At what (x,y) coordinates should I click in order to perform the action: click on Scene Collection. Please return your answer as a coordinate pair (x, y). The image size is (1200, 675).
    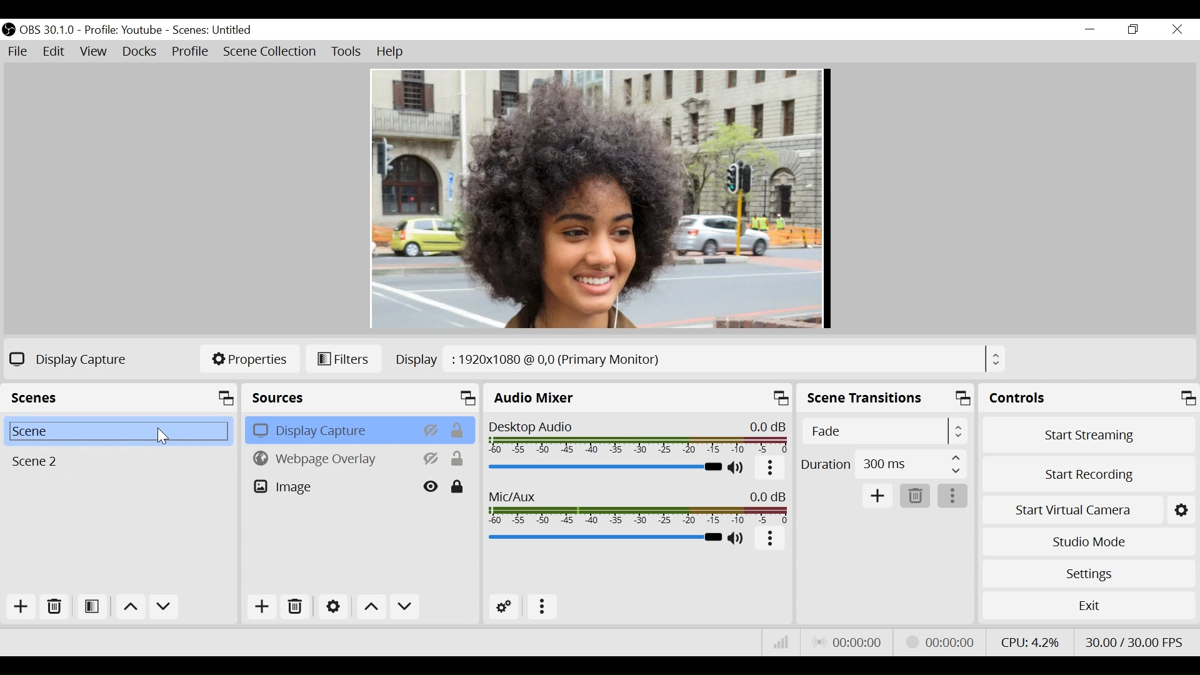
    Looking at the image, I should click on (271, 52).